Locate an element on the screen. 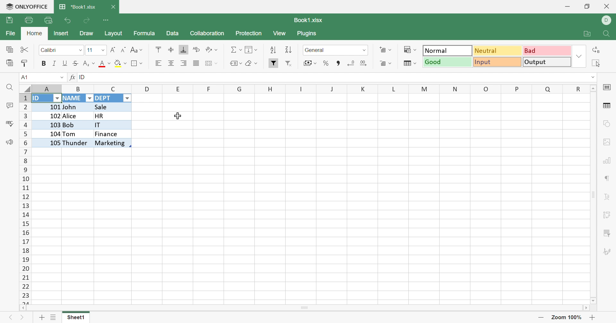  ID is located at coordinates (38, 98).